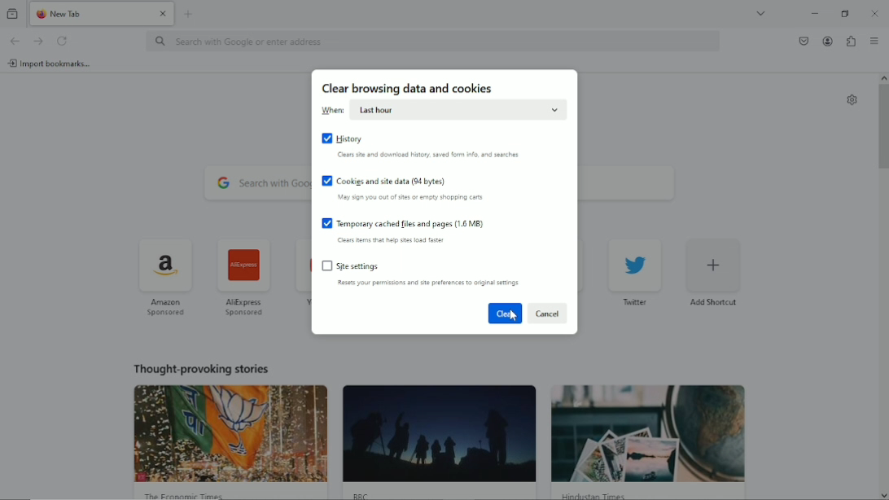 Image resolution: width=889 pixels, height=500 pixels. Describe the element at coordinates (363, 494) in the screenshot. I see `BBC` at that location.